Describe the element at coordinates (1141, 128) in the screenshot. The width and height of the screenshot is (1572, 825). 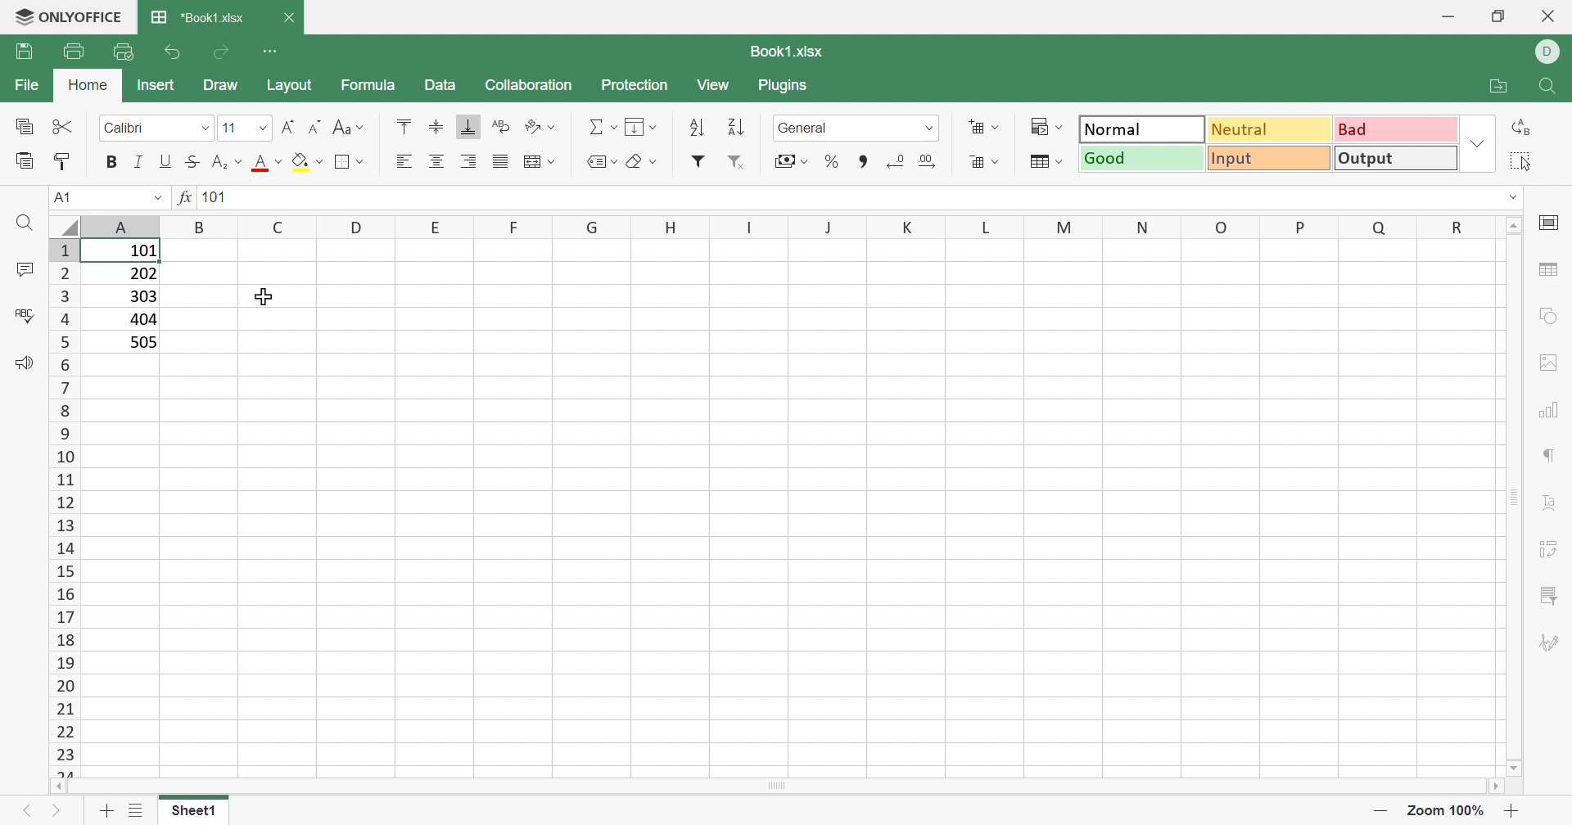
I see `Normal` at that location.